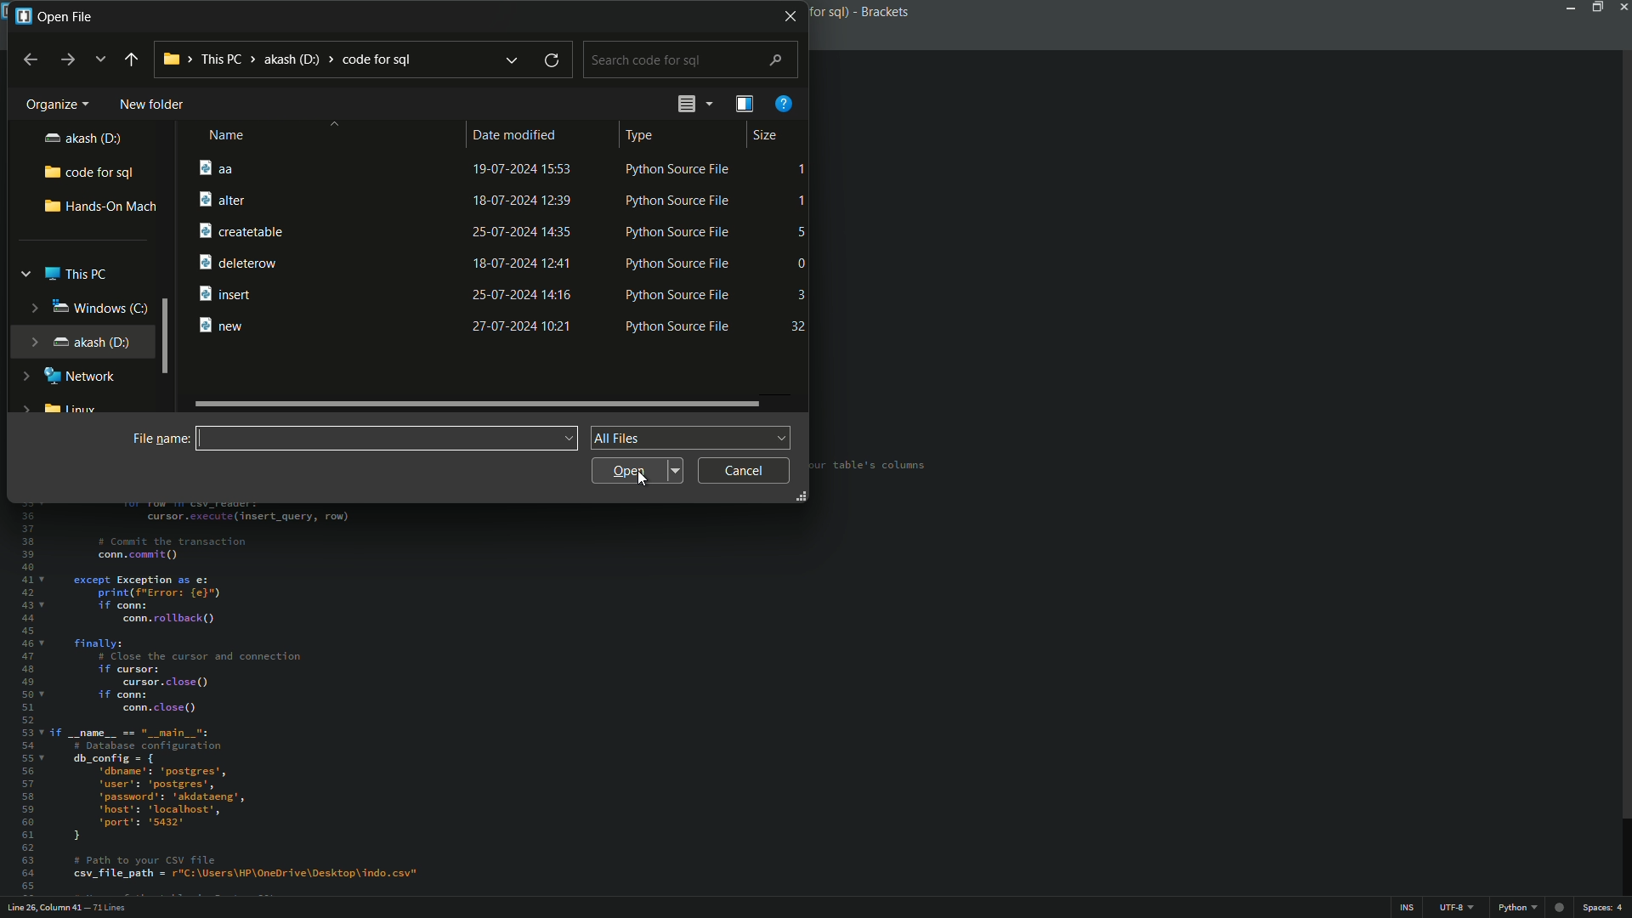 This screenshot has height=918, width=1632. I want to click on get help, so click(785, 104).